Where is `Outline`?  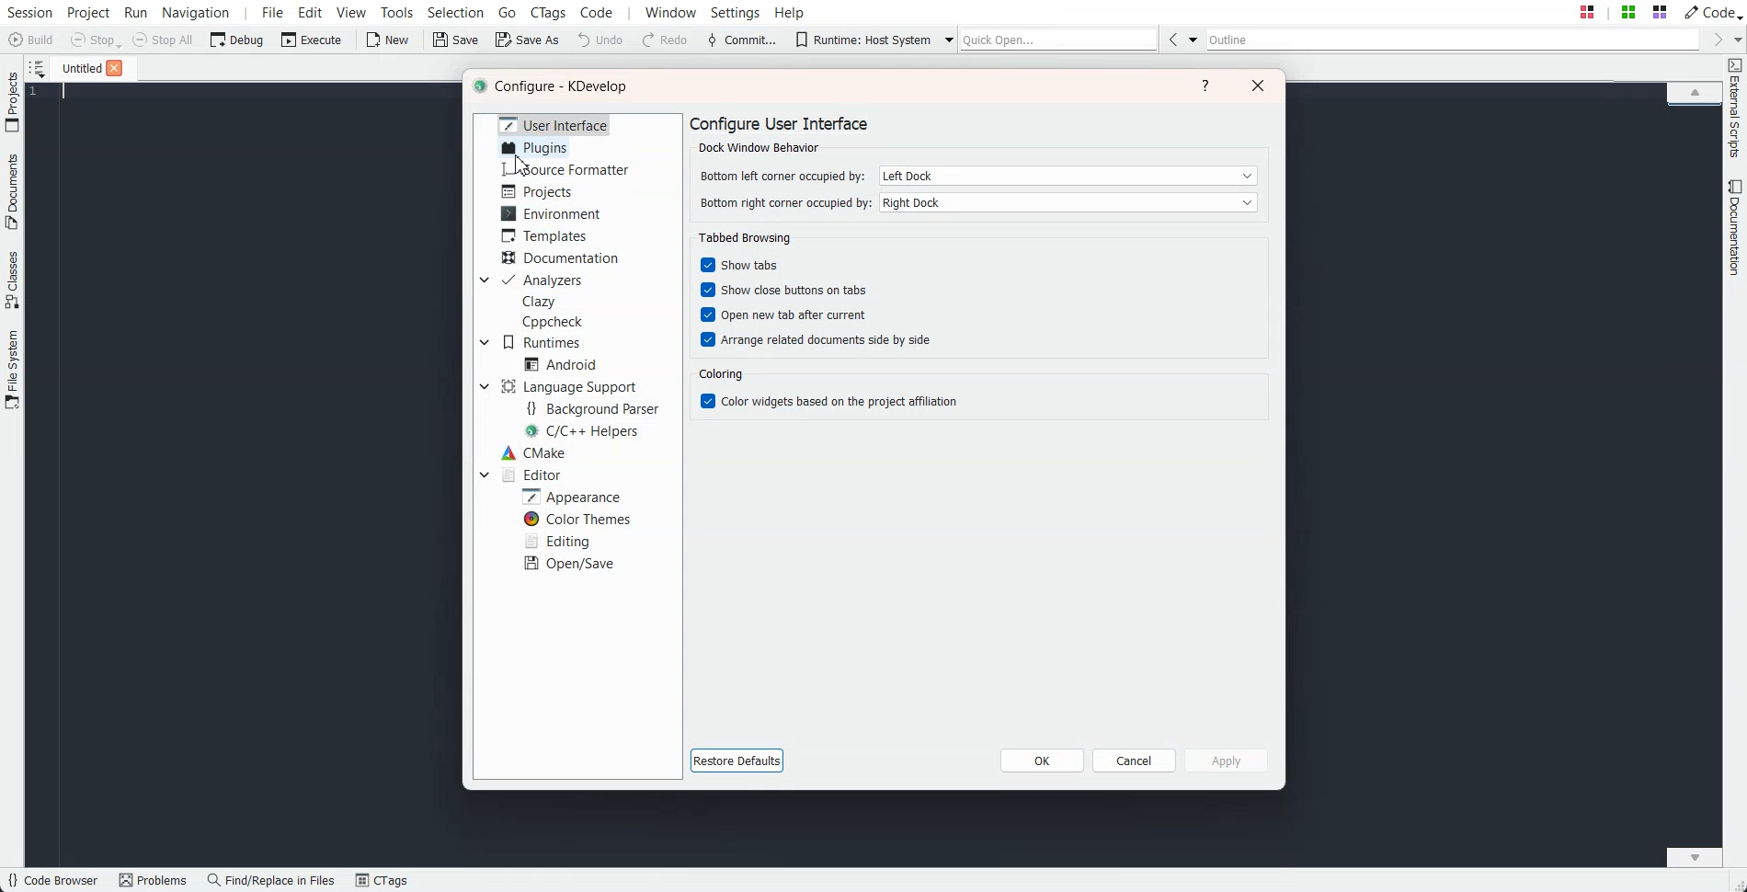 Outline is located at coordinates (1454, 40).